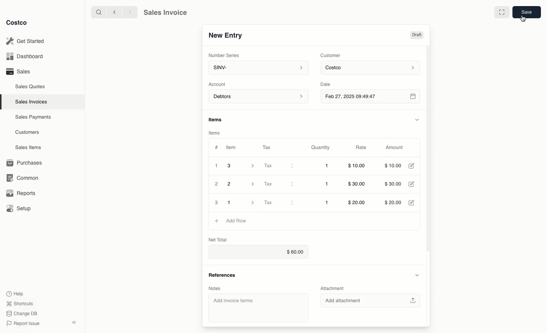 The width and height of the screenshot is (547, 333). What do you see at coordinates (413, 184) in the screenshot?
I see `Edit` at bounding box center [413, 184].